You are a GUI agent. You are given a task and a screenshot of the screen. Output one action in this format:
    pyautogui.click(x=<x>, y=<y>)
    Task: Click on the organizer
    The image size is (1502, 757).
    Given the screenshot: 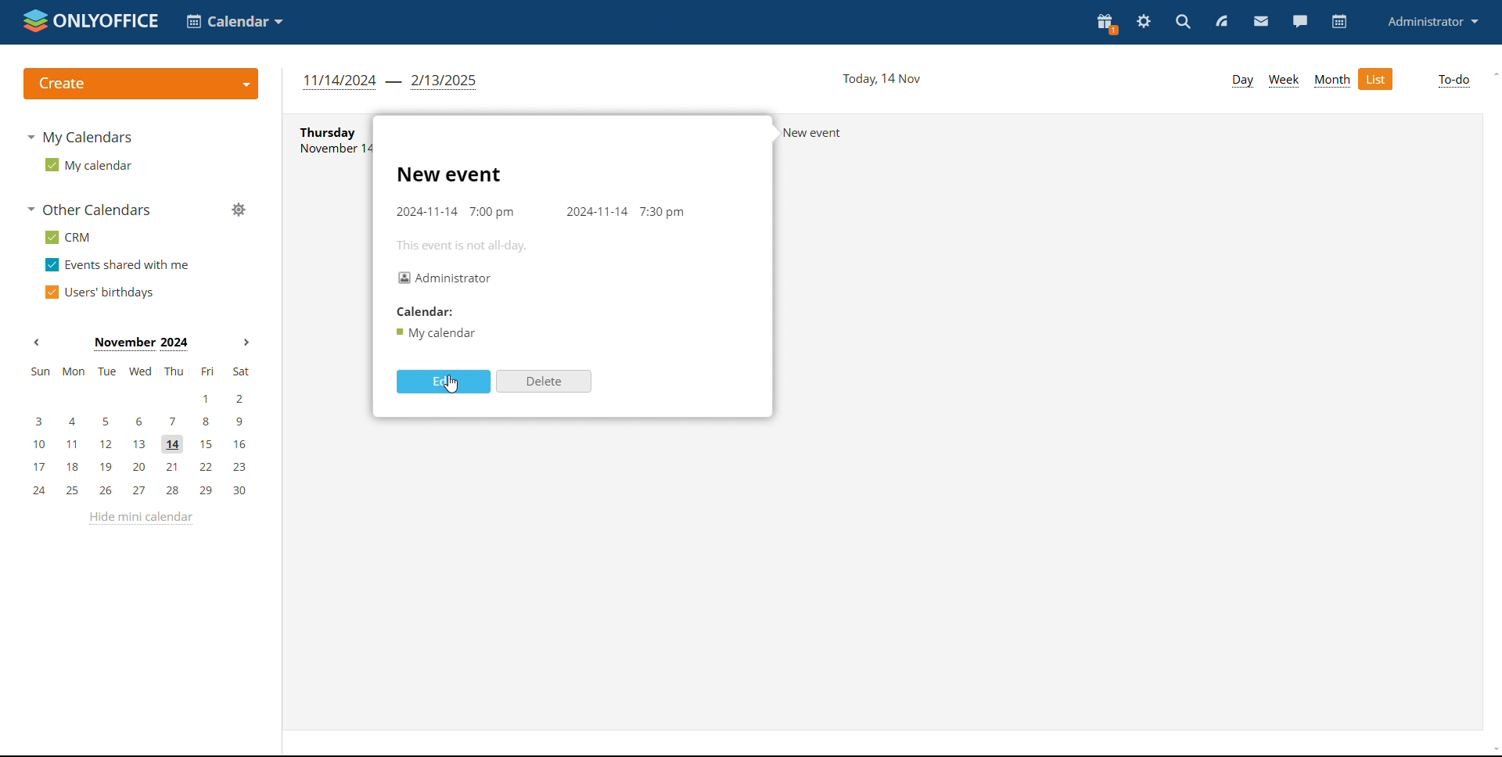 What is the action you would take?
    pyautogui.click(x=444, y=278)
    